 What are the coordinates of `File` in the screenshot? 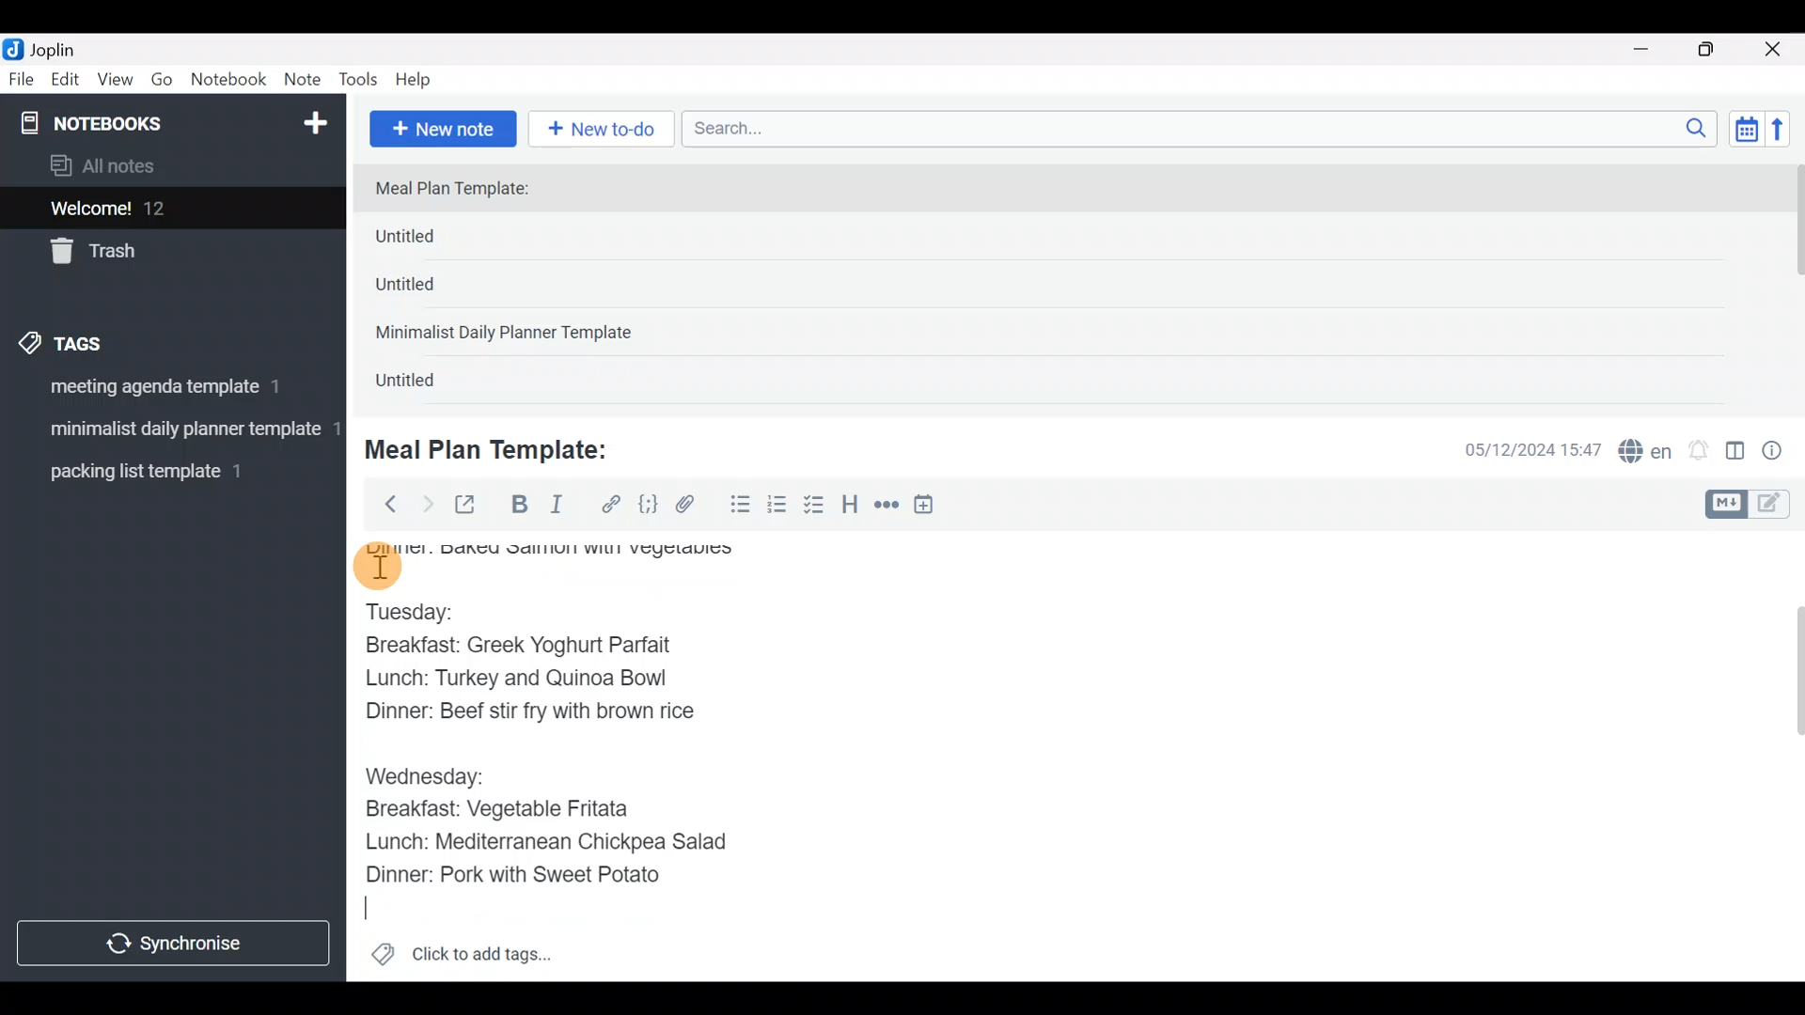 It's located at (23, 80).